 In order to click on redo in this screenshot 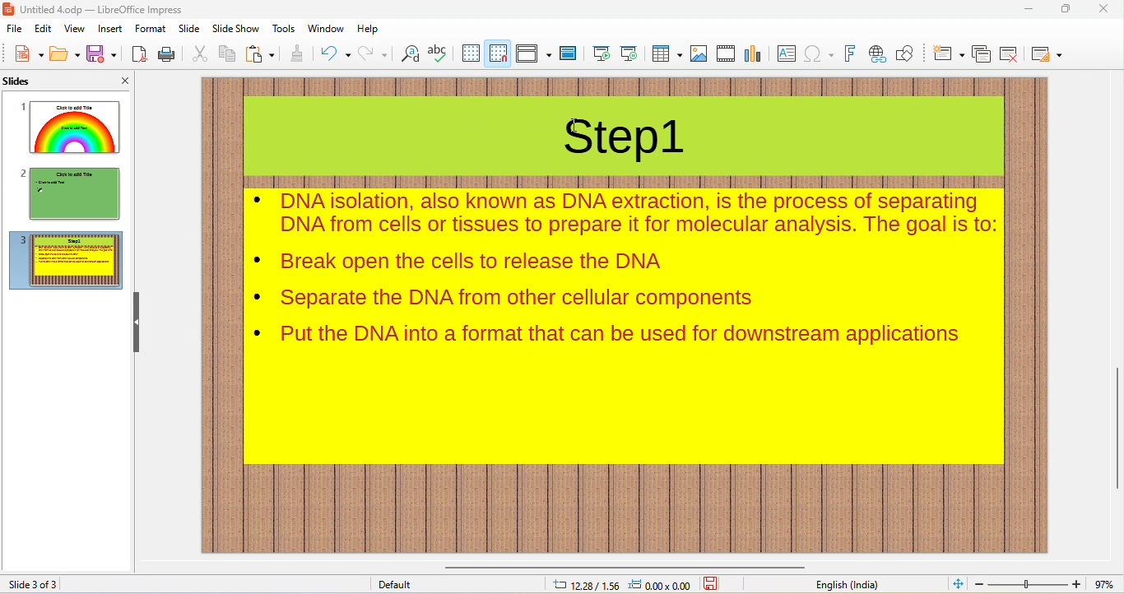, I will do `click(375, 53)`.